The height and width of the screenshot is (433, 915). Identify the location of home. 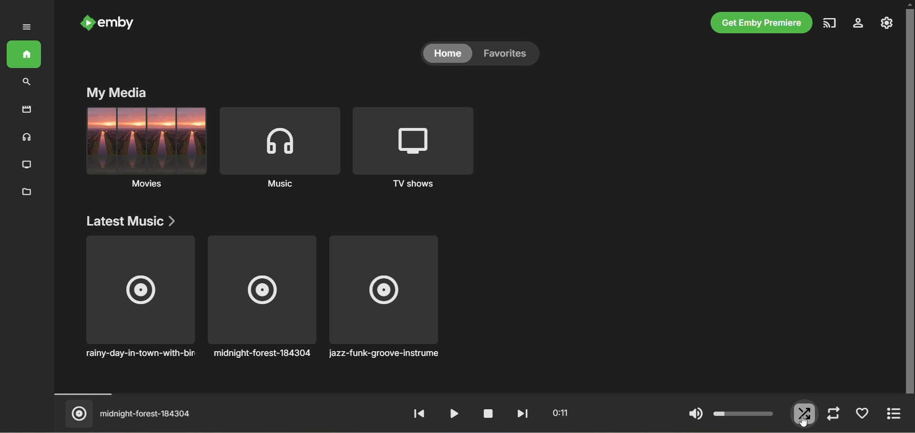
(24, 55).